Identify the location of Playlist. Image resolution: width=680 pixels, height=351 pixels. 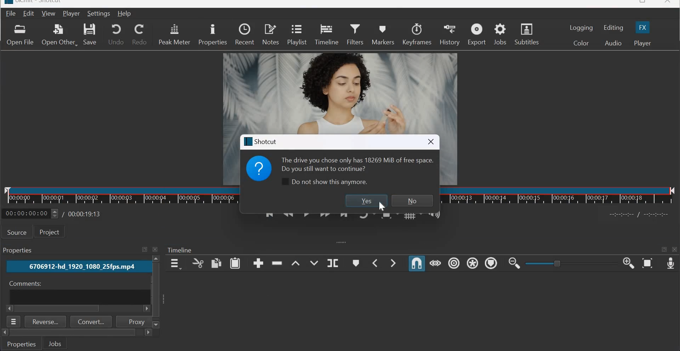
(296, 35).